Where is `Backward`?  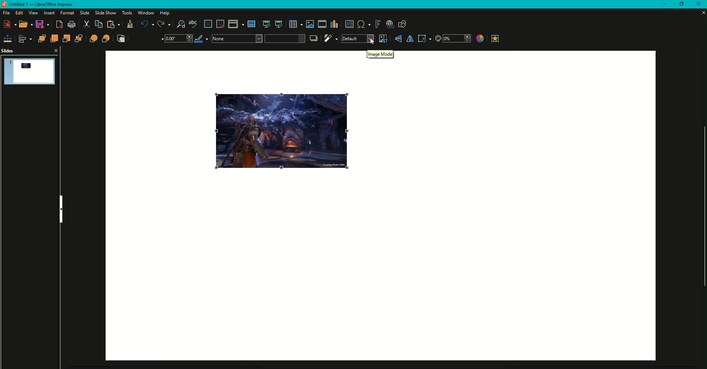 Backward is located at coordinates (67, 39).